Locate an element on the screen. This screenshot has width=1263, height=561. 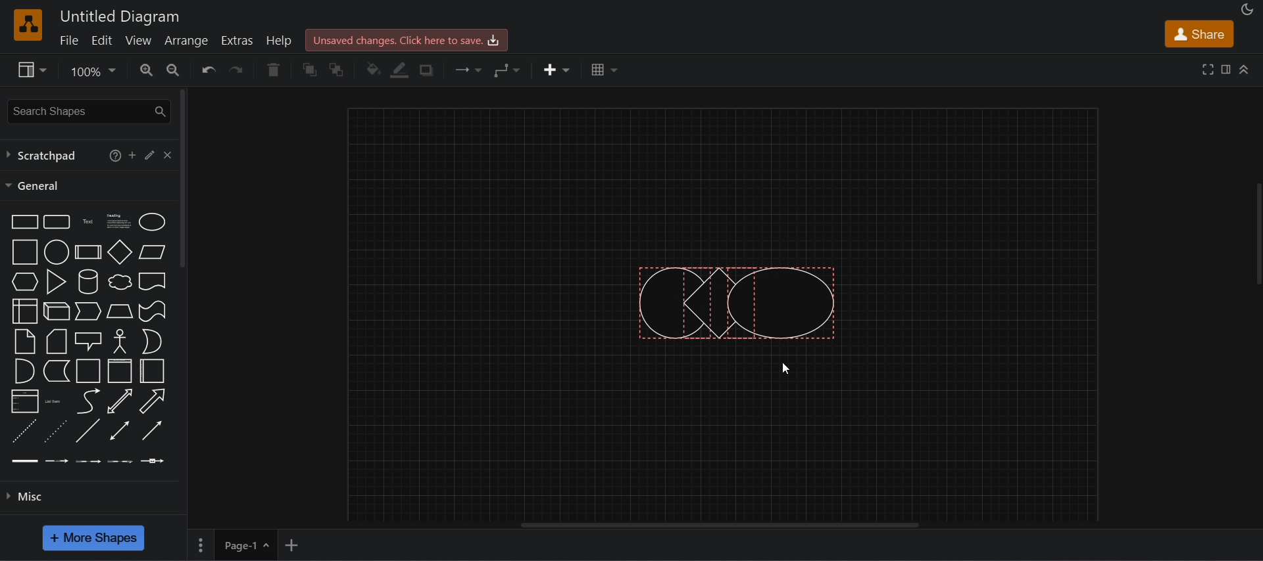
Bidirectional connector is located at coordinates (120, 430).